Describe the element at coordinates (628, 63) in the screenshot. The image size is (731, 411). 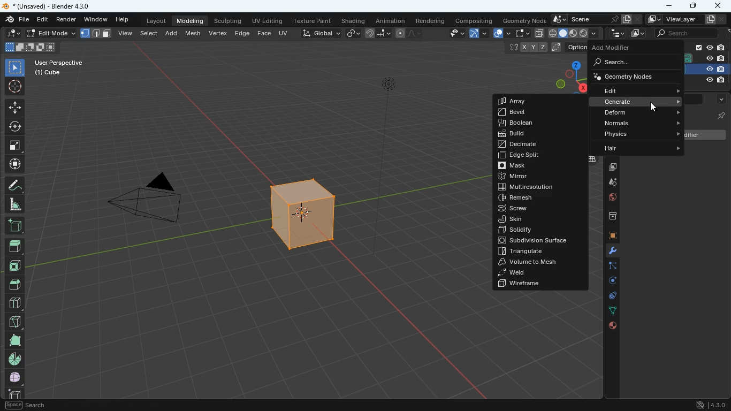
I see `search` at that location.